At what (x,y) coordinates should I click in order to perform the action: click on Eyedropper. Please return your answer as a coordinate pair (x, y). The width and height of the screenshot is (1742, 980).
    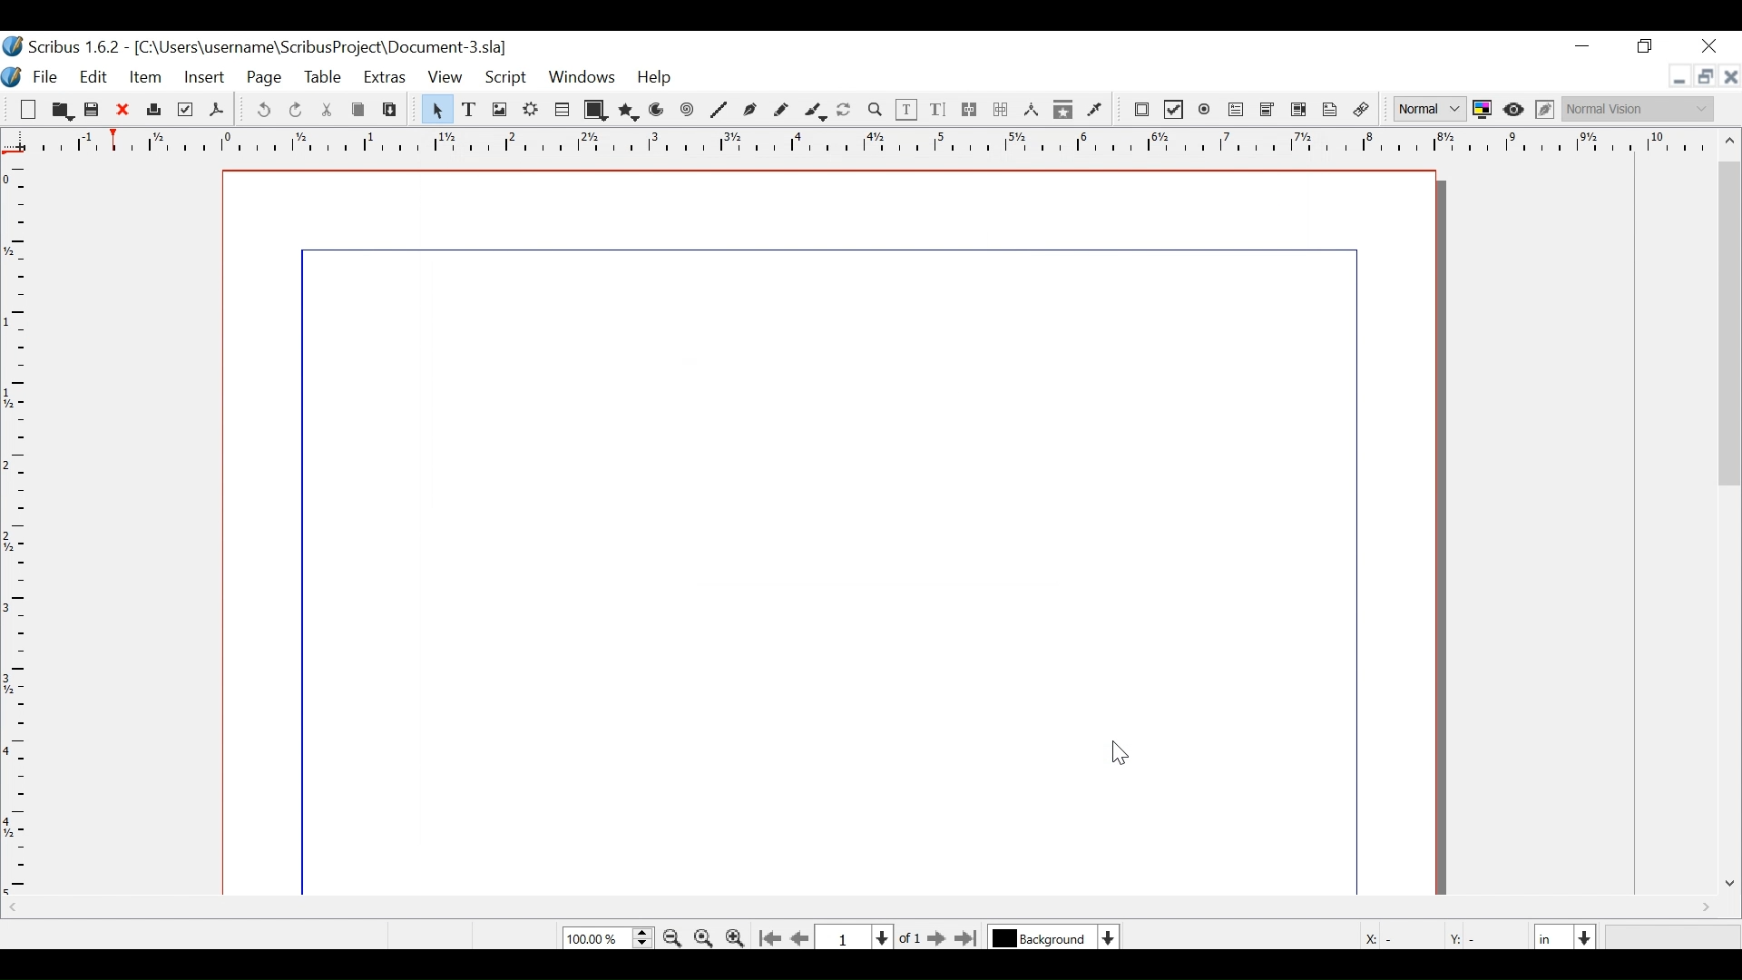
    Looking at the image, I should click on (1095, 110).